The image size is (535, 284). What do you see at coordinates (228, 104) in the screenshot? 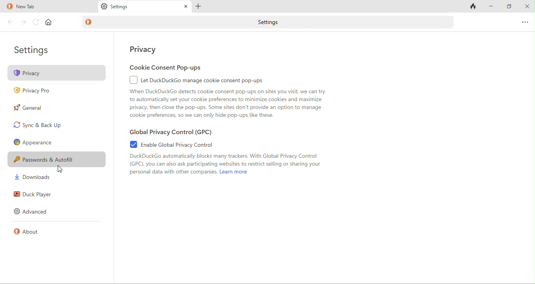
I see `when duckduck go detects cookie consent pop ups on sites you visit we can try to  automatically set your cookie preferences to minimize cookies and maximize privacy ,then close the pop ups . some sites don't provide an option to manage cookie preferences, so we can only hide pop ups like these.` at bounding box center [228, 104].